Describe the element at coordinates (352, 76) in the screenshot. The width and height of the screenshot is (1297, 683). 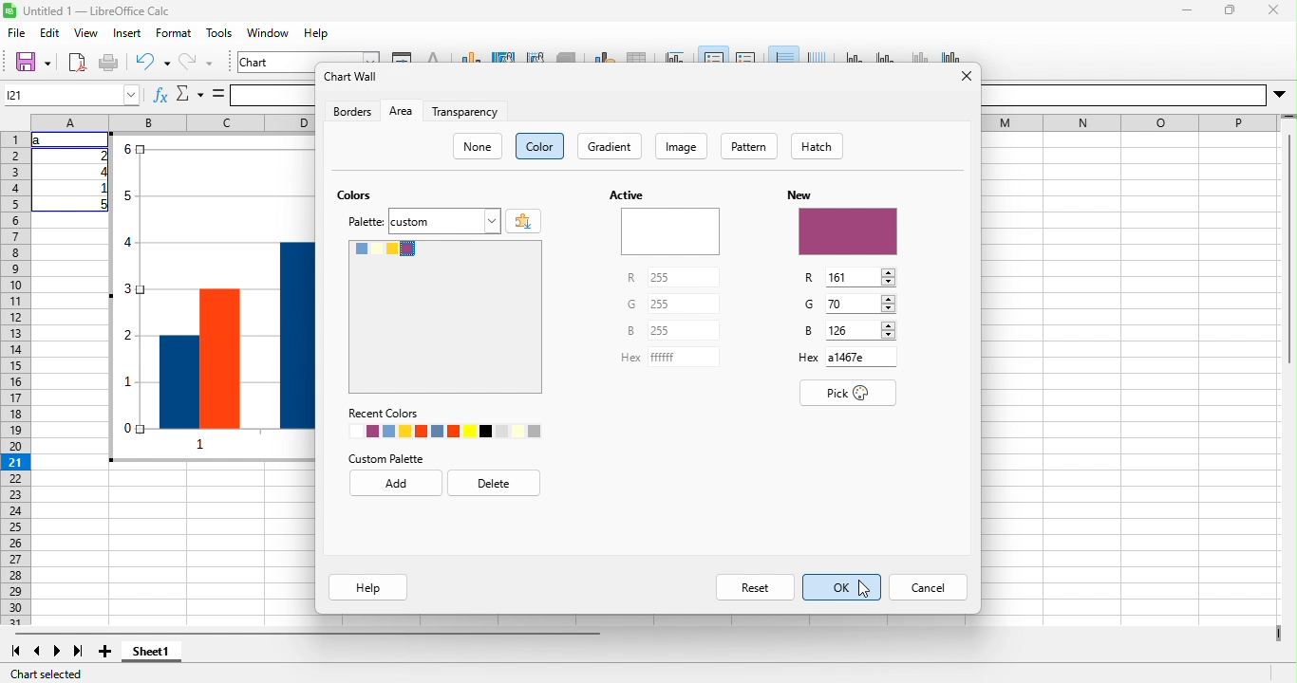
I see `chart wall` at that location.